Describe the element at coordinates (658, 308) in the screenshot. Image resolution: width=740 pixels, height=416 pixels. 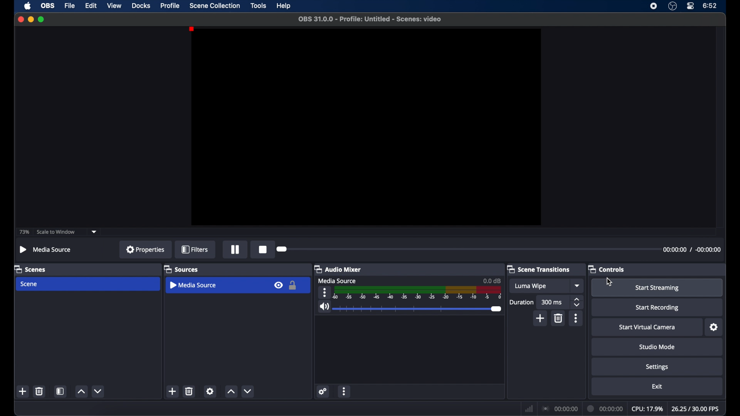
I see `start recording` at that location.